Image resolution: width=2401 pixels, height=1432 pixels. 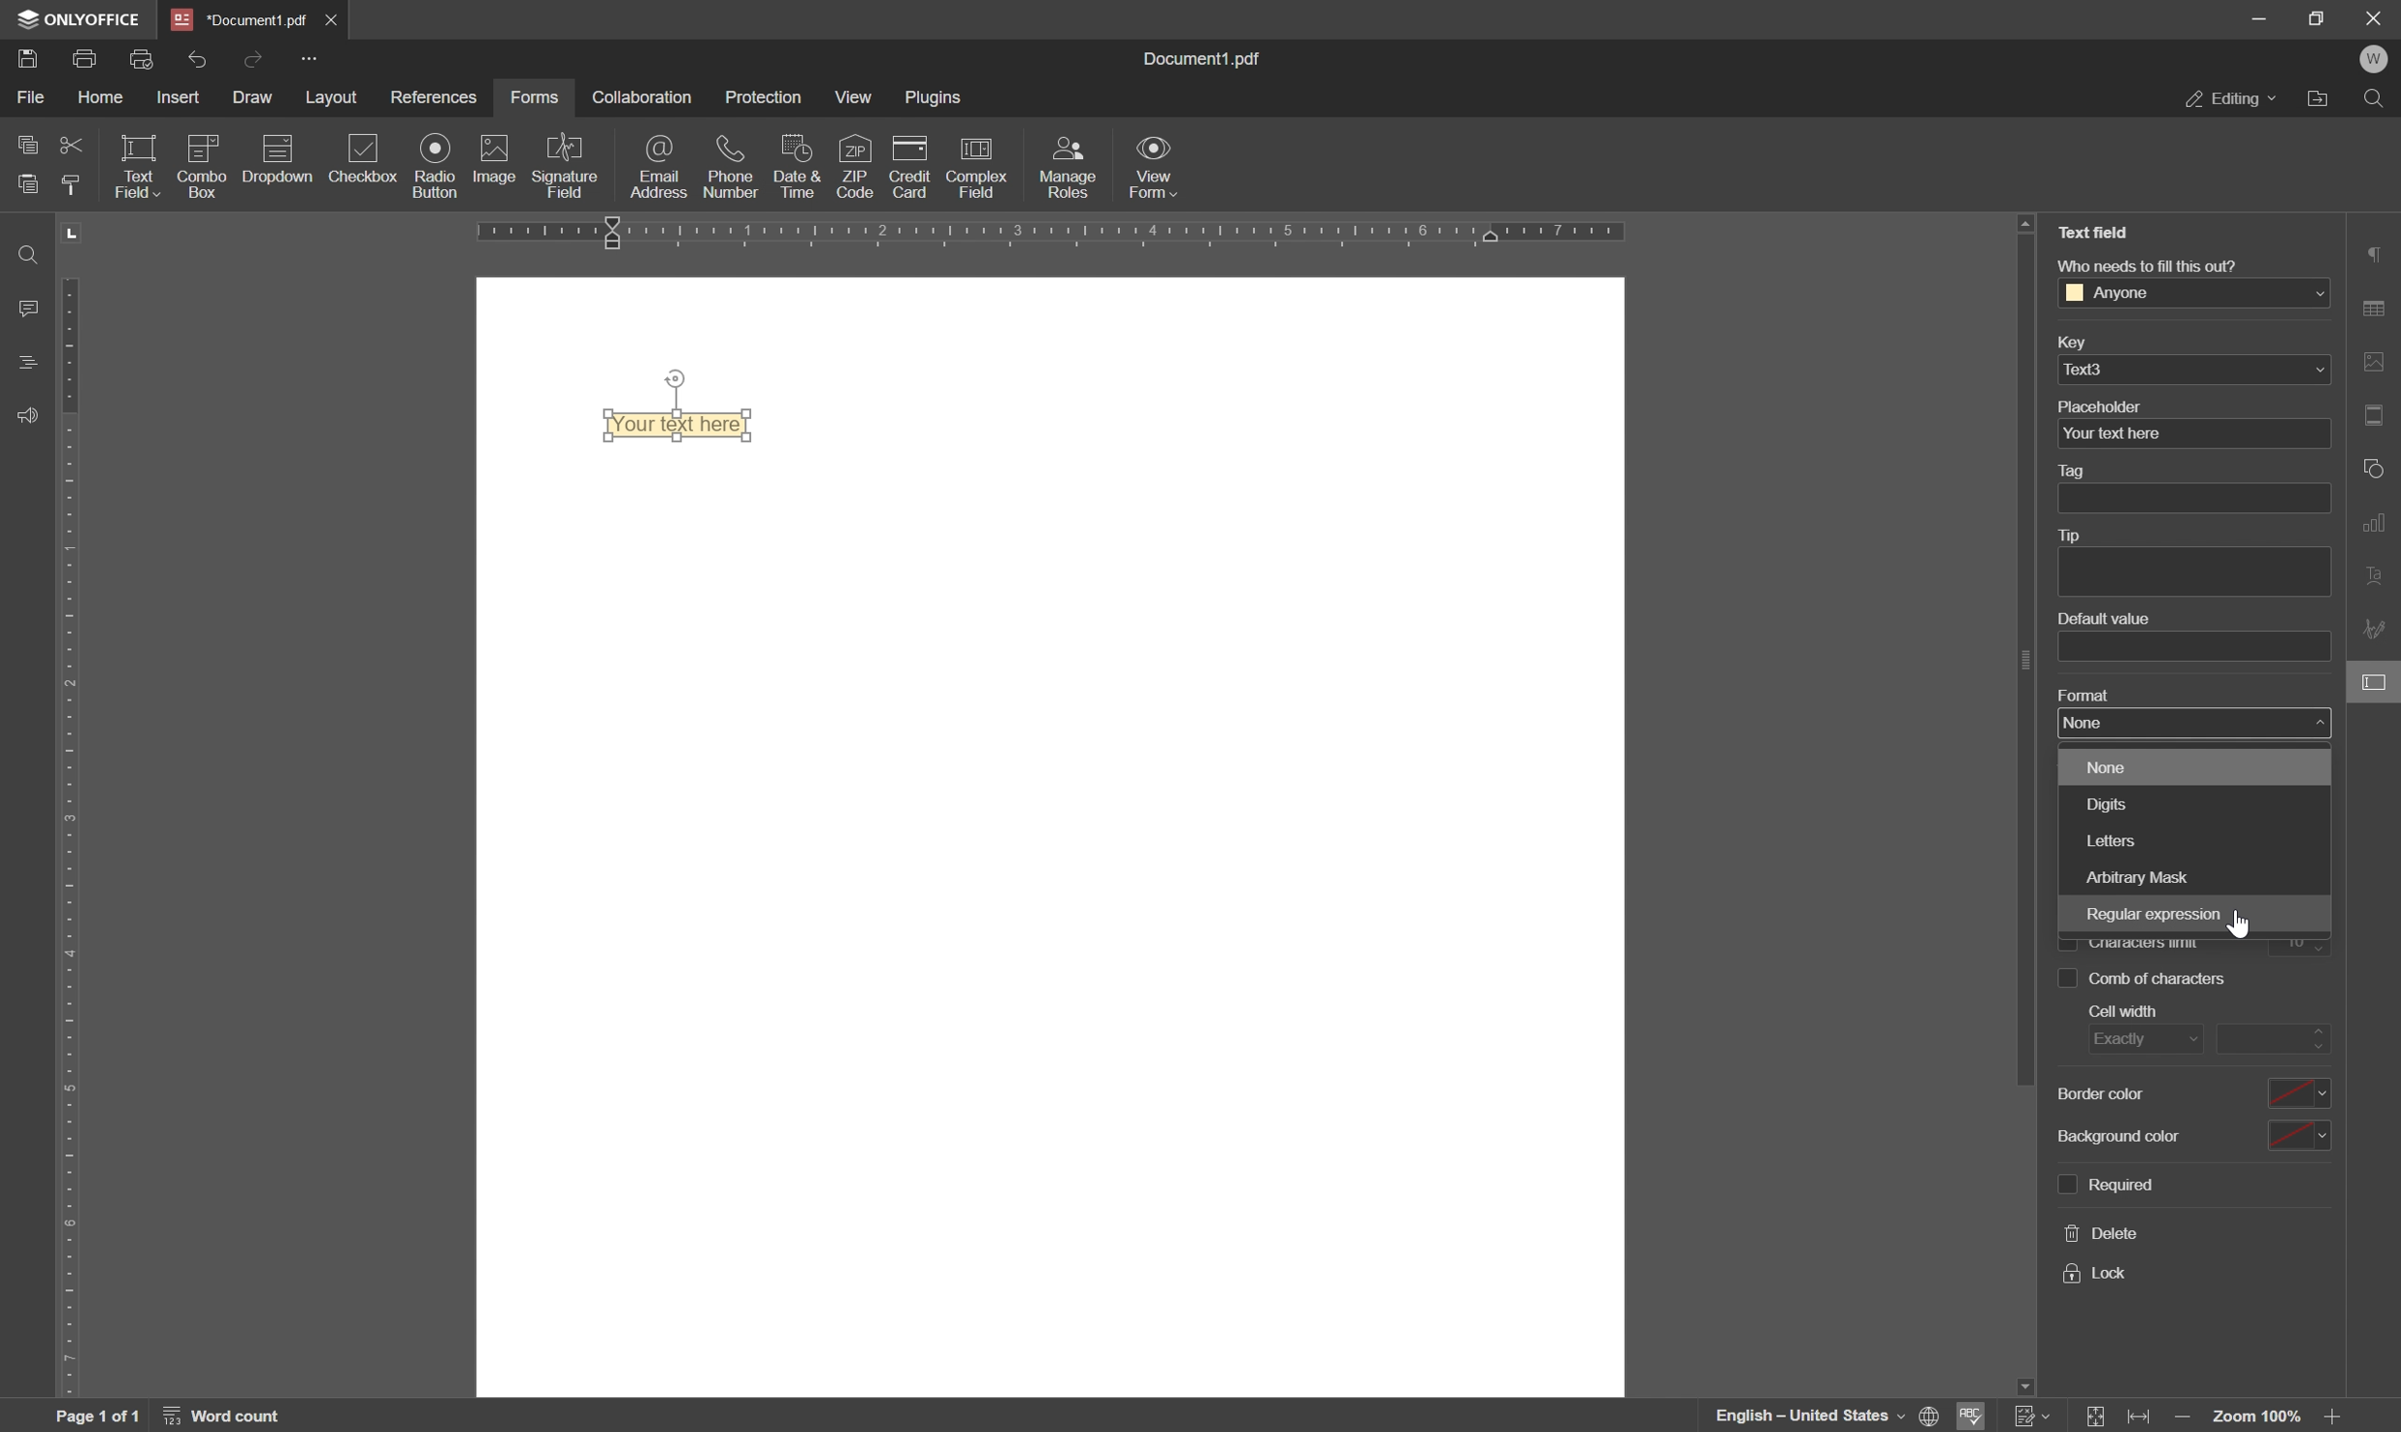 What do you see at coordinates (2092, 1274) in the screenshot?
I see `lock` at bounding box center [2092, 1274].